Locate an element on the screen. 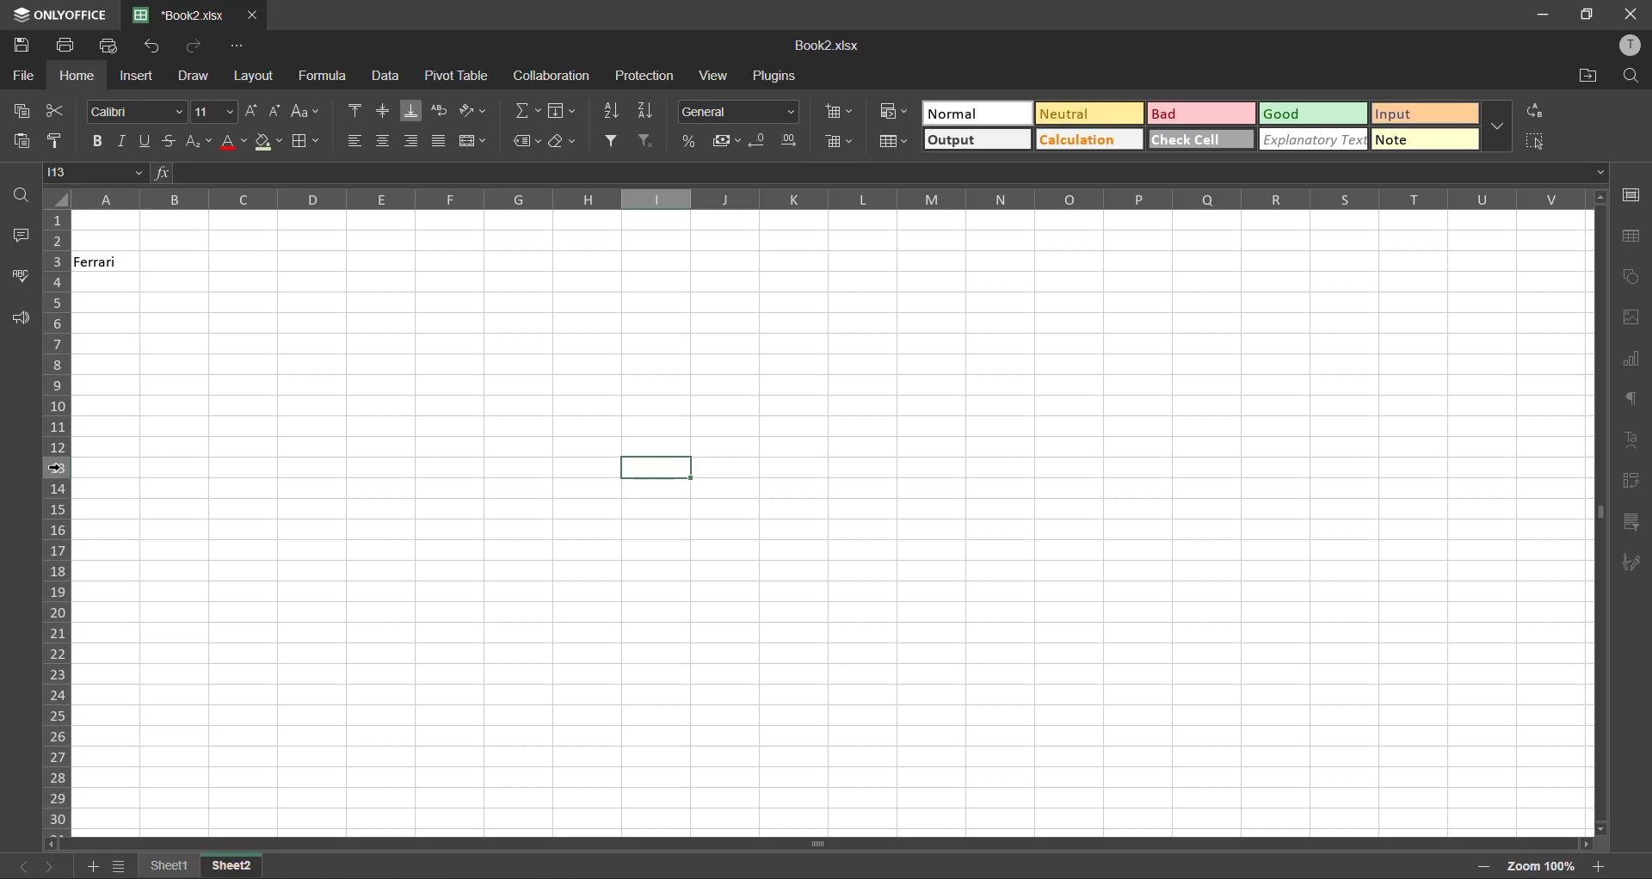  layout is located at coordinates (252, 77).